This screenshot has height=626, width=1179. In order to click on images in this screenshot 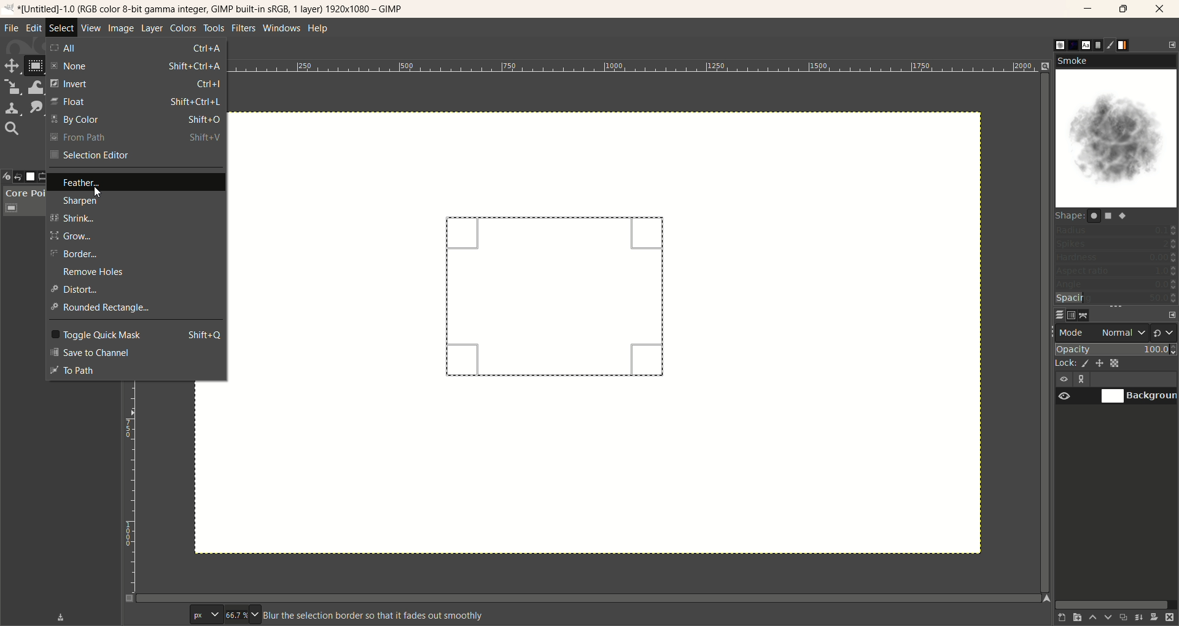, I will do `click(29, 177)`.